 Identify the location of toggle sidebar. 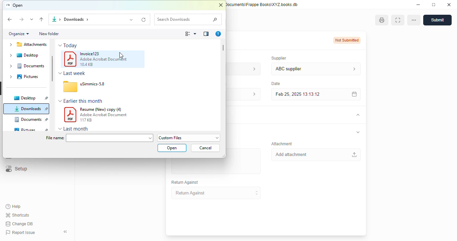
(66, 232).